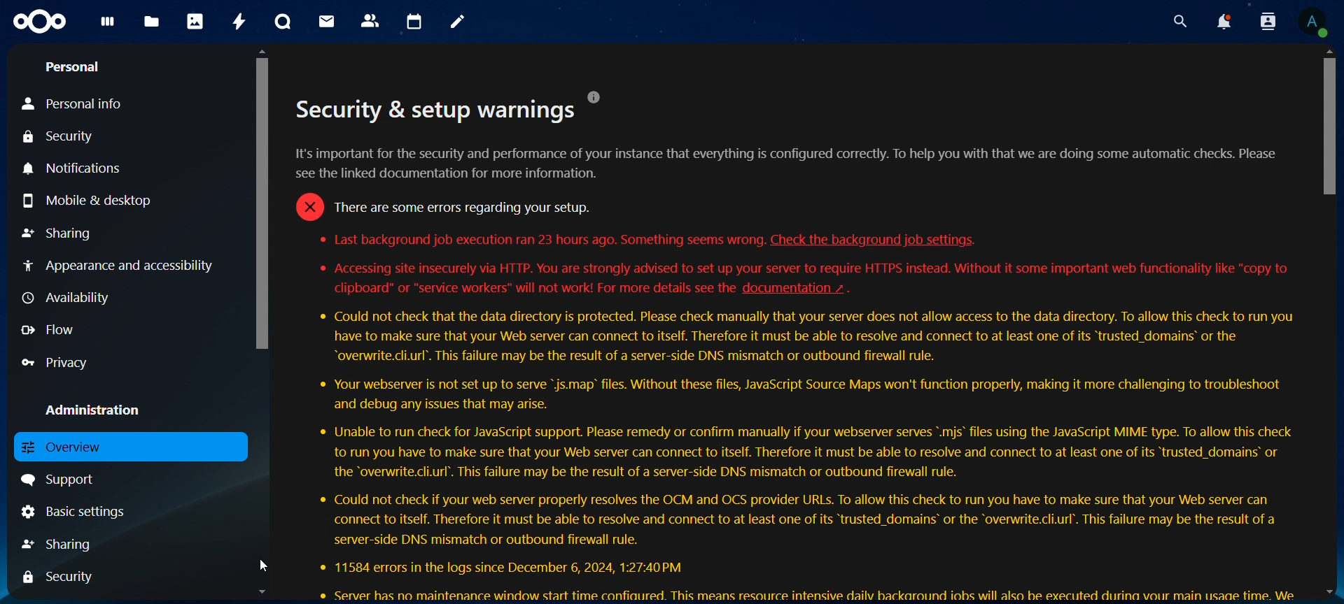 This screenshot has height=604, width=1344. Describe the element at coordinates (1323, 324) in the screenshot. I see `Scrollbar` at that location.